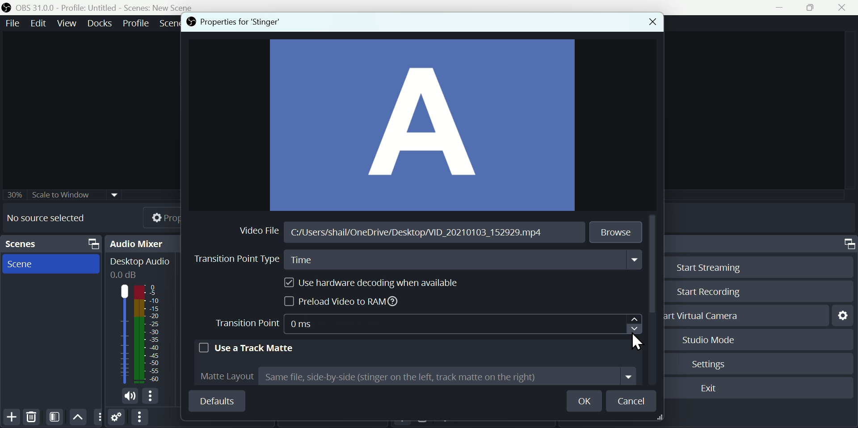  I want to click on Scenes, so click(53, 244).